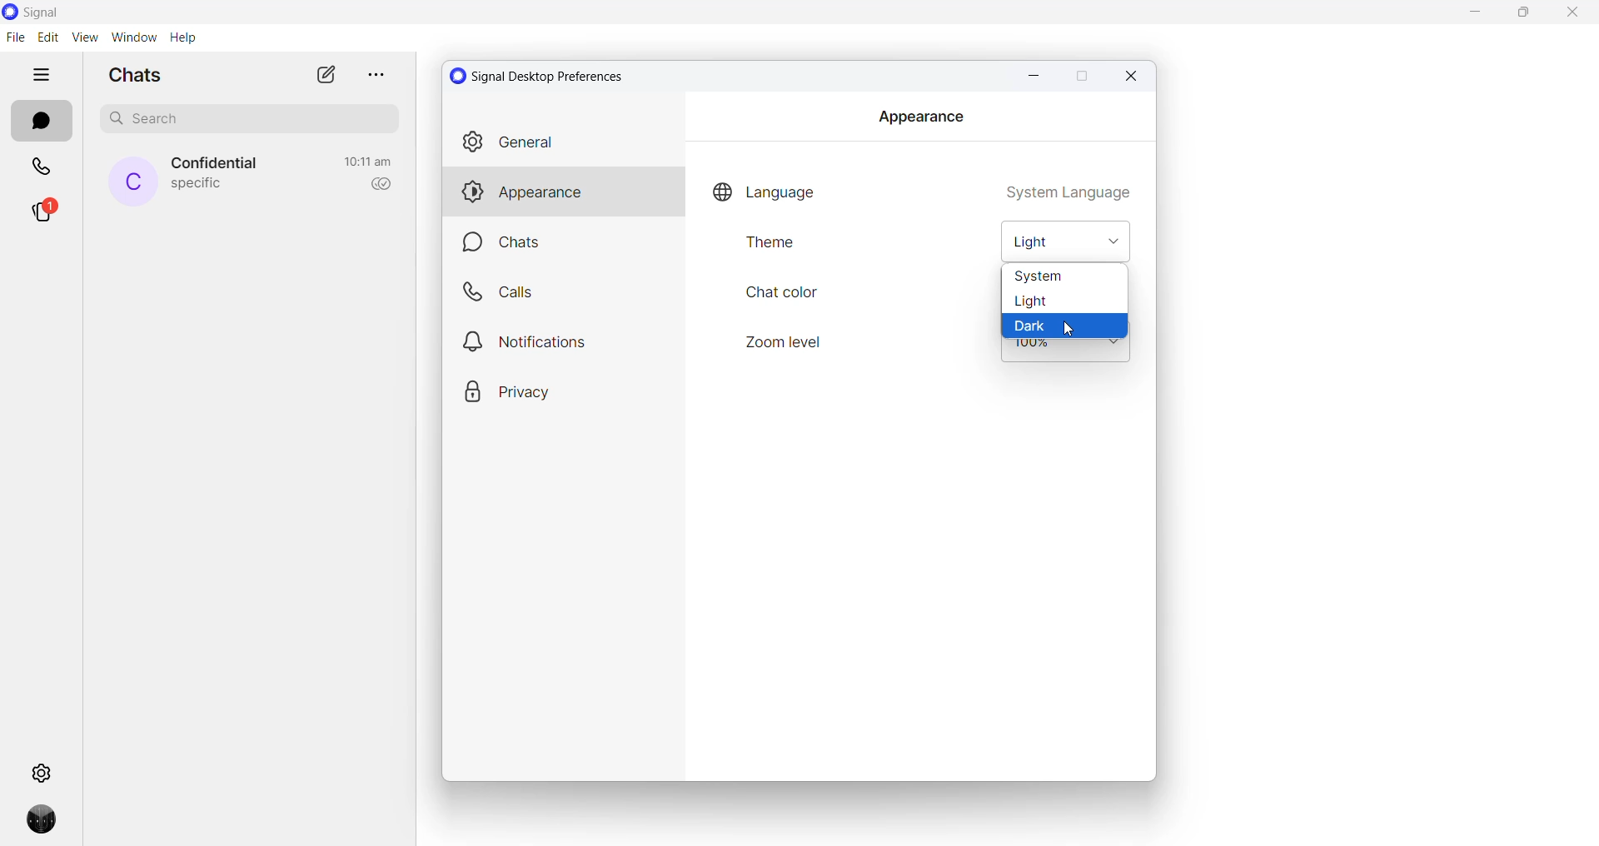 This screenshot has height=846, width=1599. I want to click on close, so click(1133, 76).